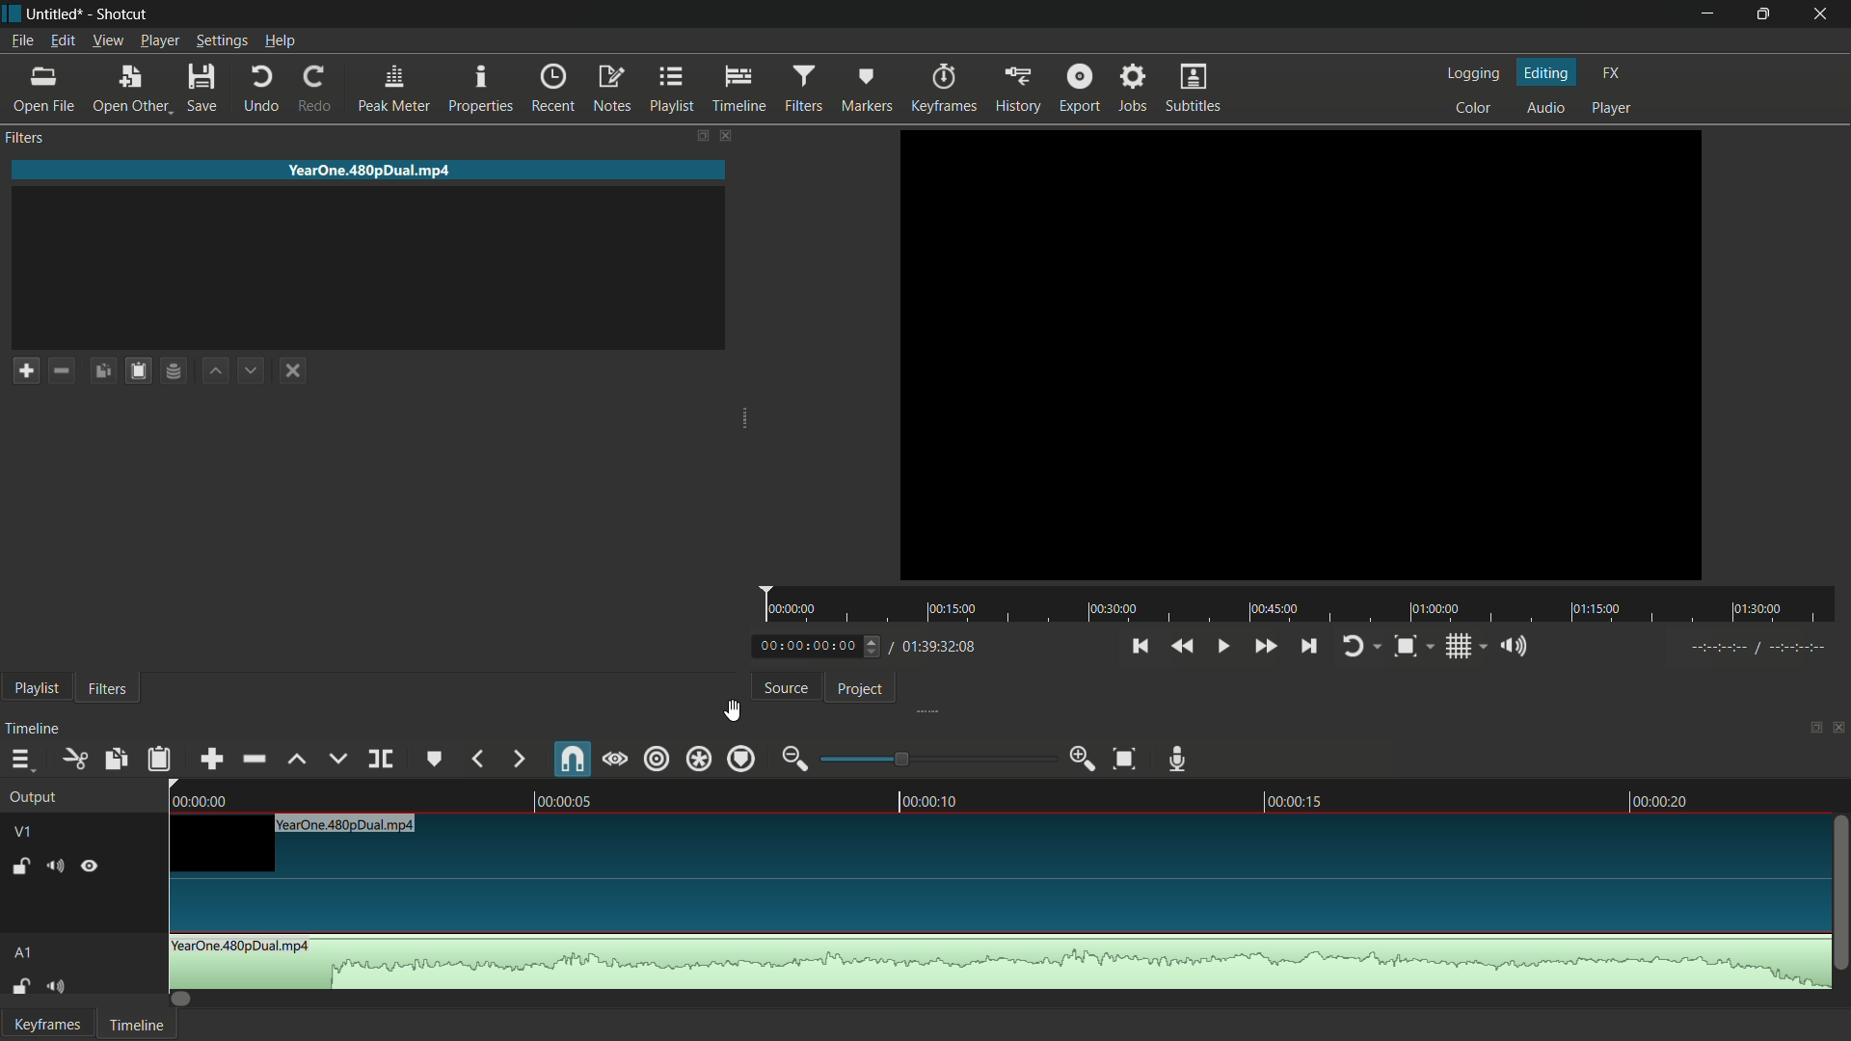  I want to click on 00:00:00, so click(794, 609).